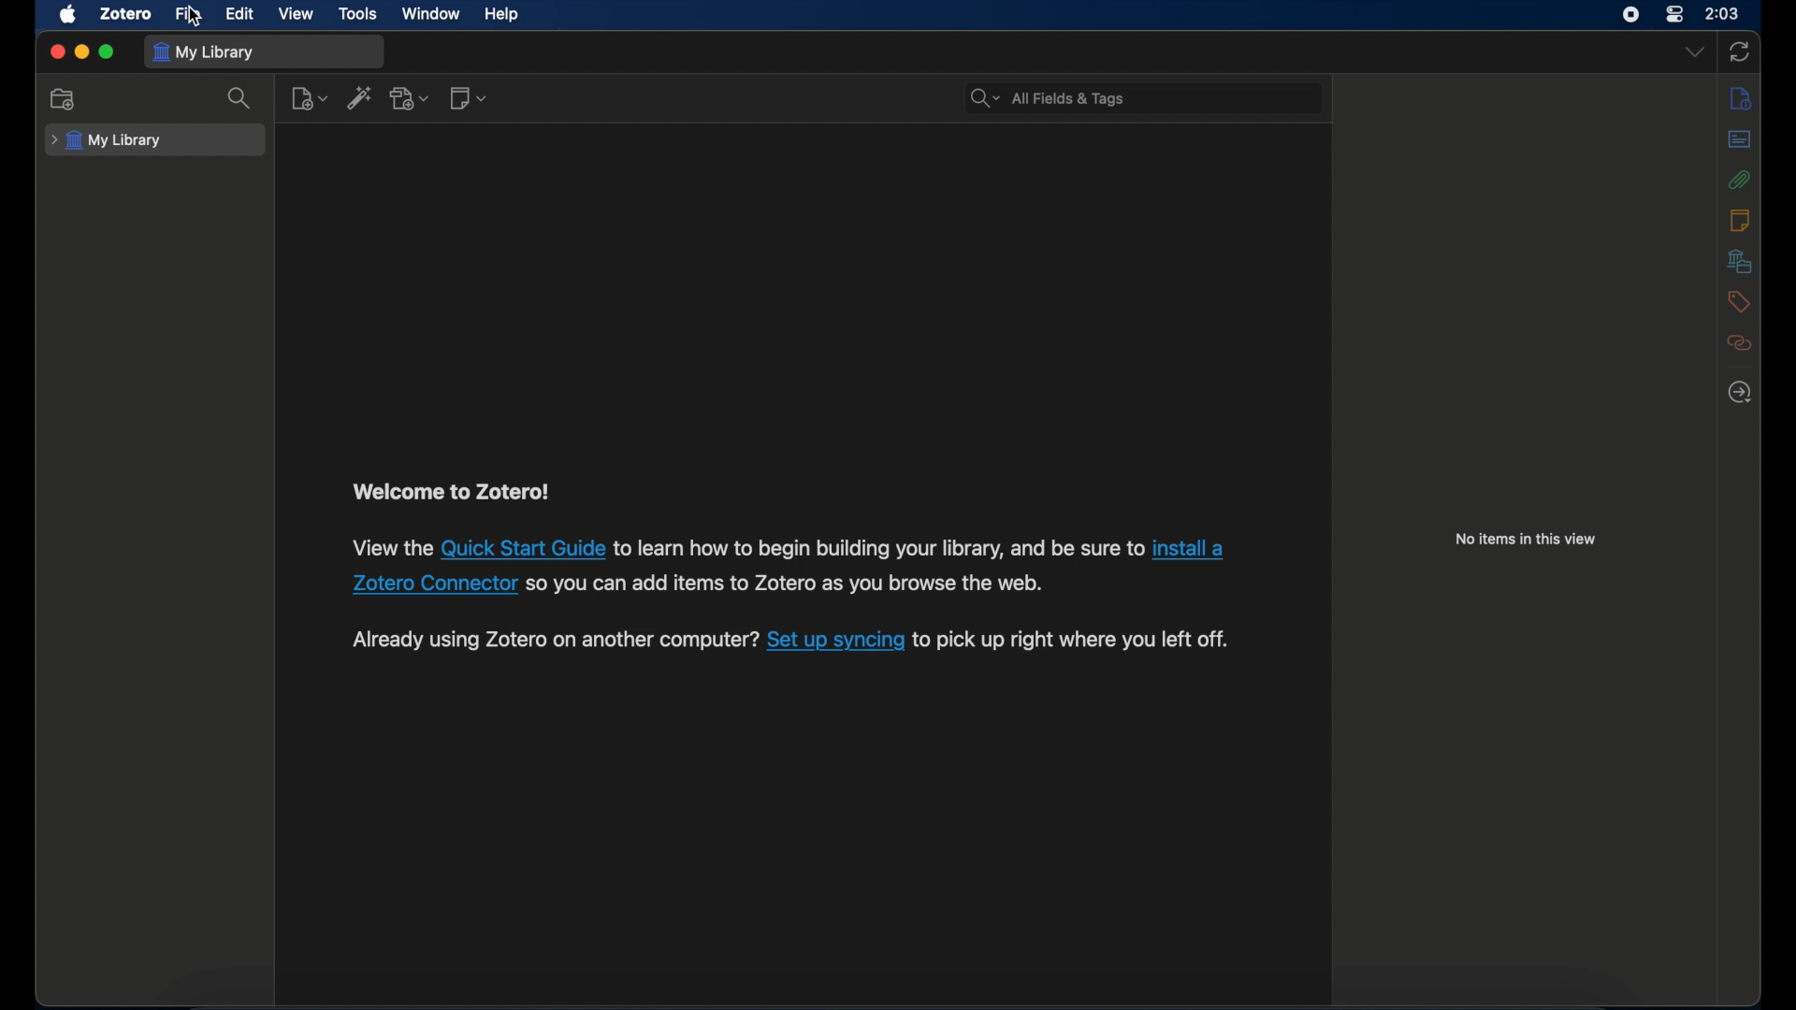 This screenshot has width=1796, height=1010. Describe the element at coordinates (195, 15) in the screenshot. I see `cursor` at that location.